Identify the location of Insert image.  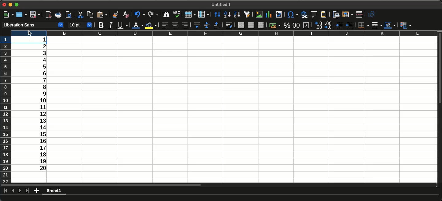
(258, 14).